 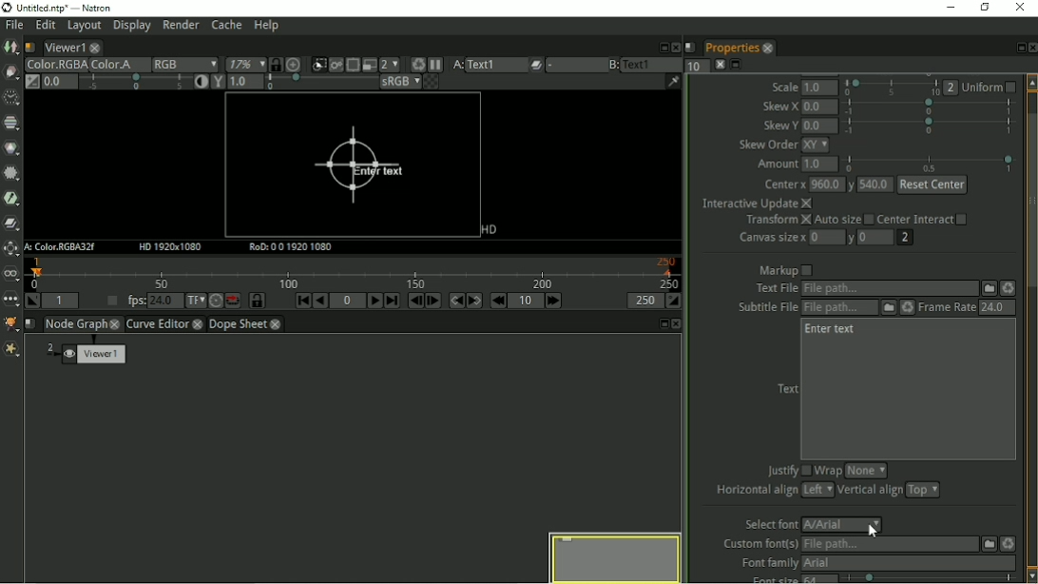 I want to click on Preview, so click(x=612, y=555).